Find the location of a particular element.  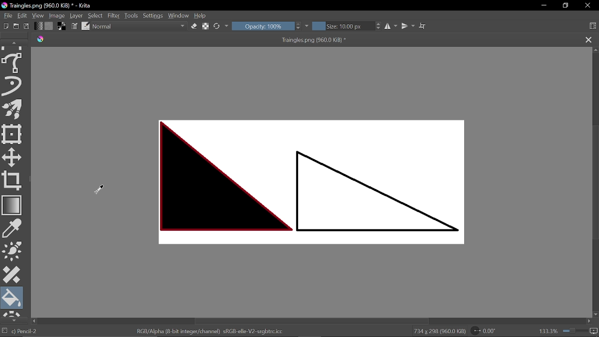

Open existing document is located at coordinates (16, 26).